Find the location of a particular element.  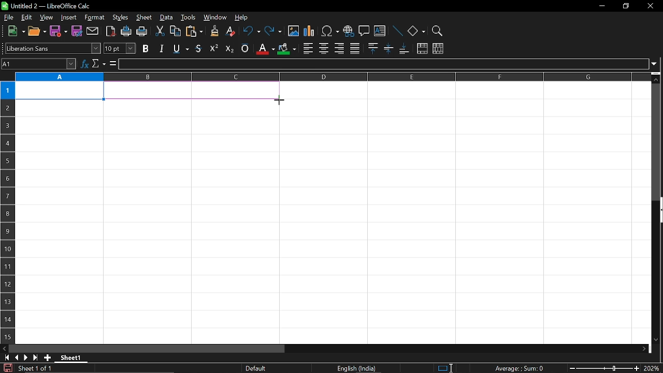

overline is located at coordinates (245, 49).